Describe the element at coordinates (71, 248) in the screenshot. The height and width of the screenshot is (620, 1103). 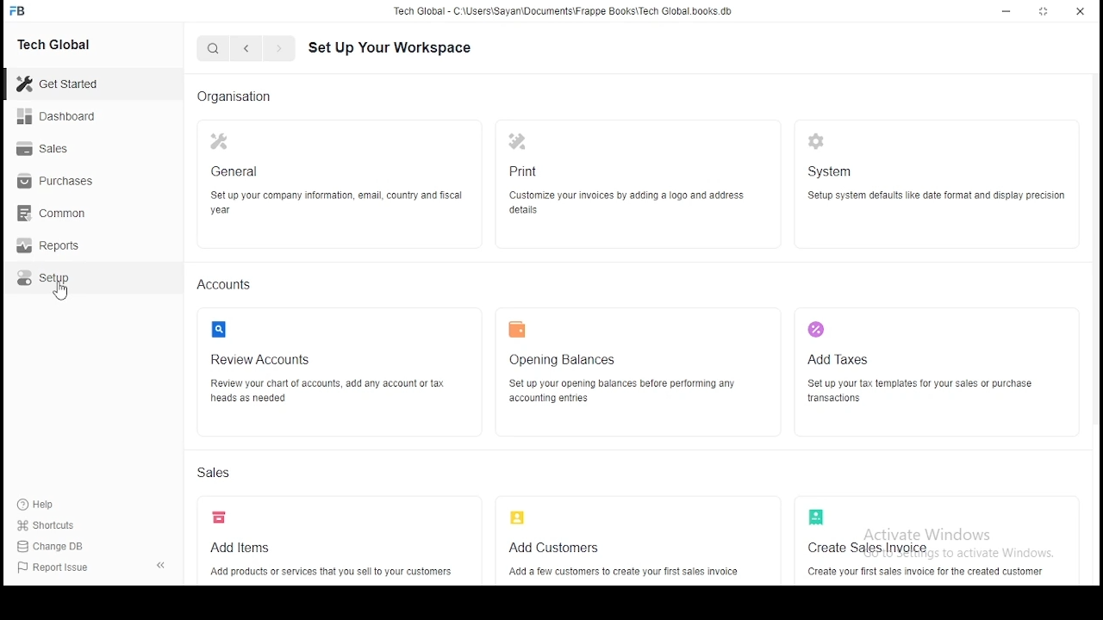
I see `Reports ` at that location.